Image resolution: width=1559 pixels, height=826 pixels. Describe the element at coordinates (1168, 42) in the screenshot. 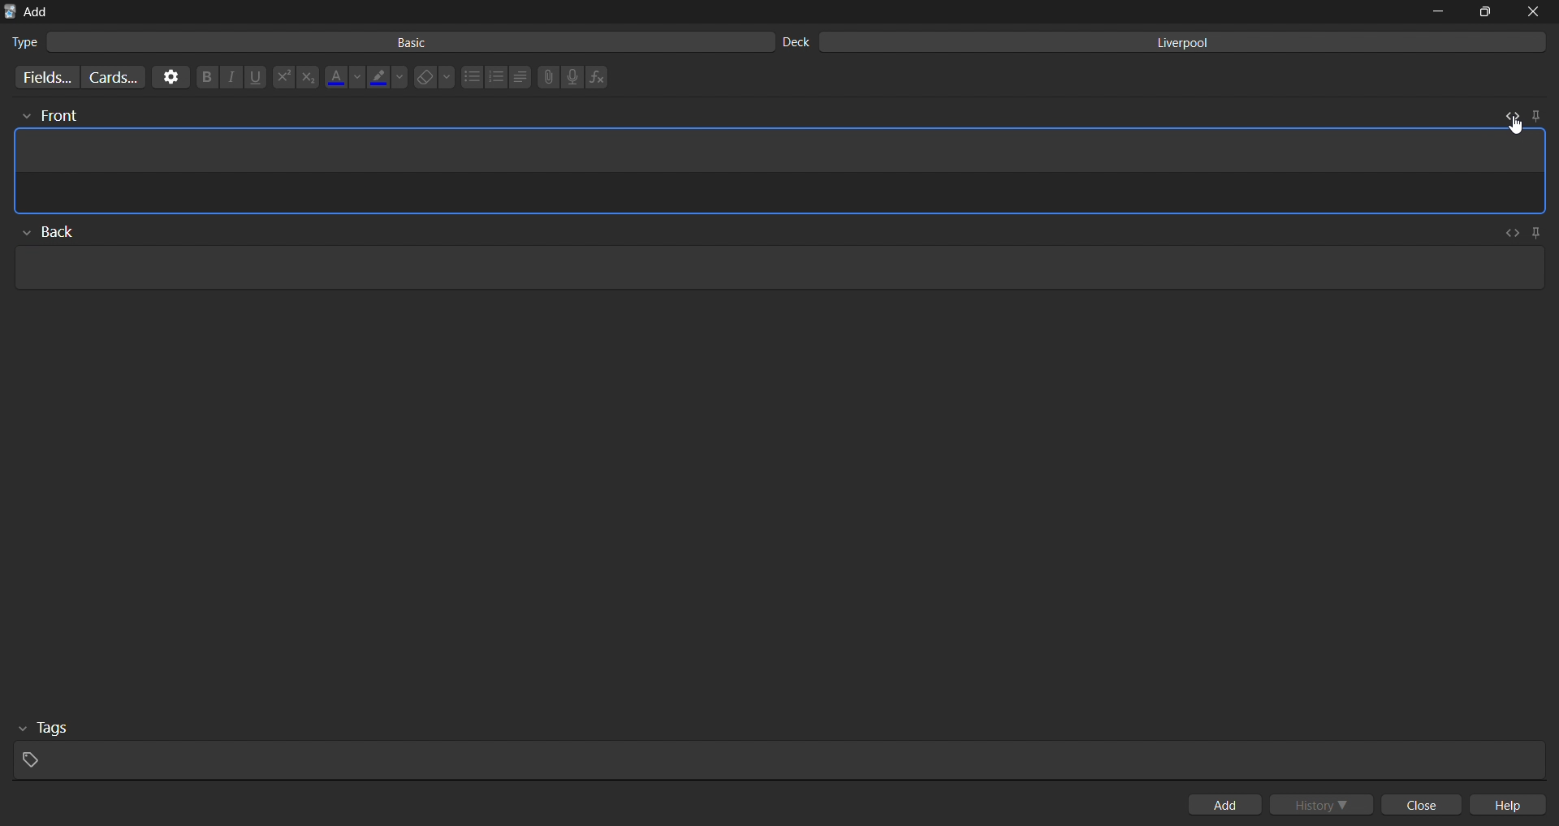

I see `liverpool deck input field` at that location.